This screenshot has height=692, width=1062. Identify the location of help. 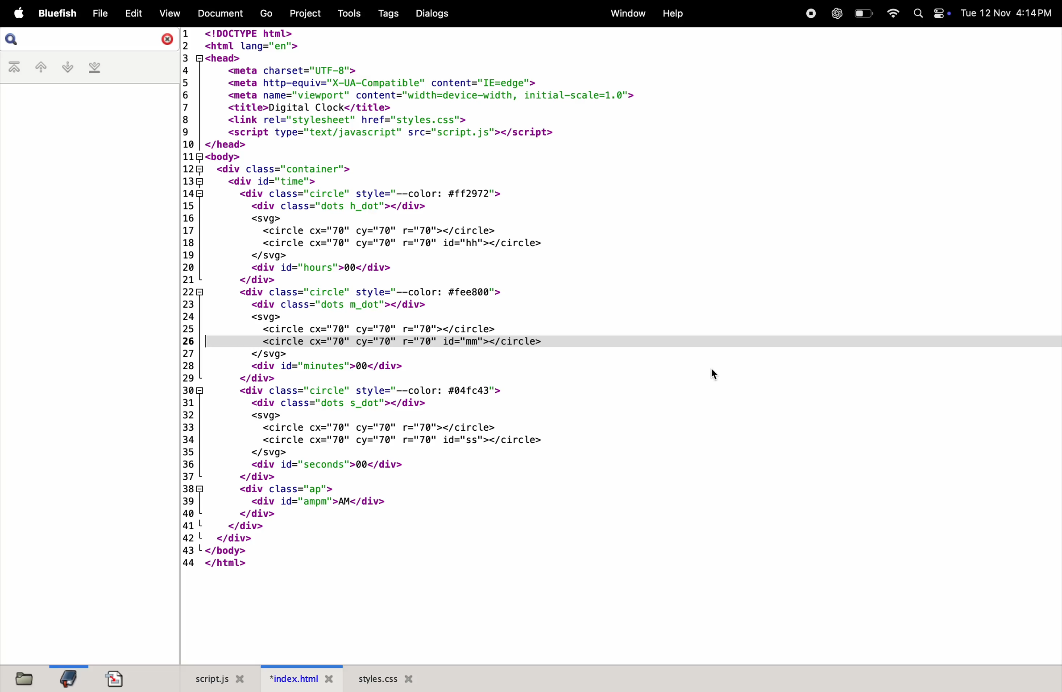
(672, 15).